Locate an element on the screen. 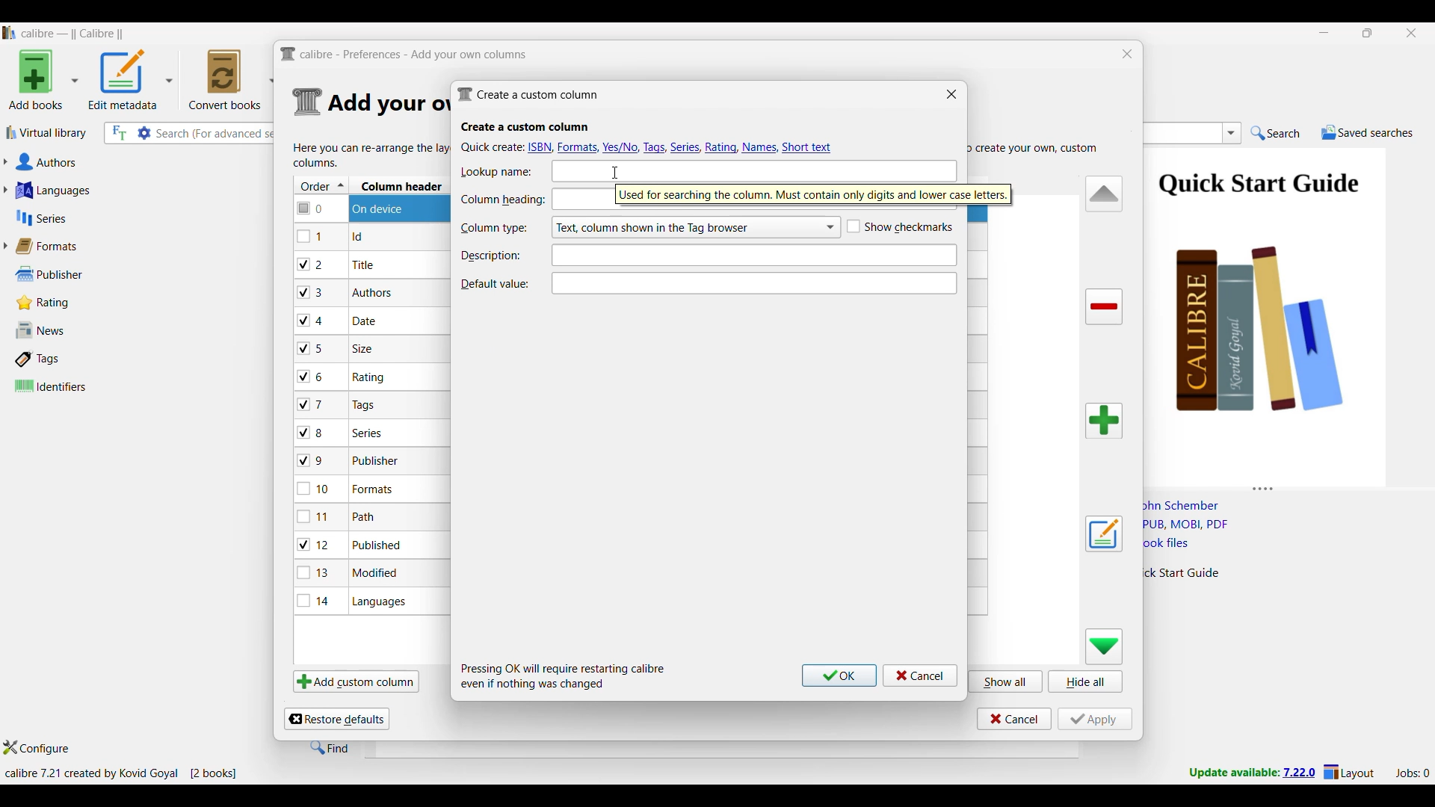 This screenshot has height=807, width=1435. Input search here is located at coordinates (217, 134).